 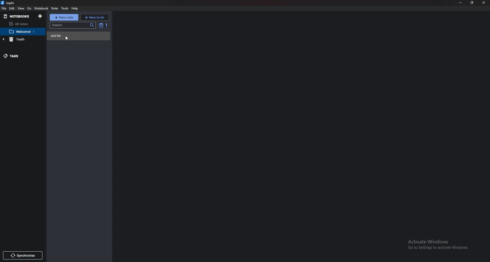 I want to click on trash, so click(x=20, y=39).